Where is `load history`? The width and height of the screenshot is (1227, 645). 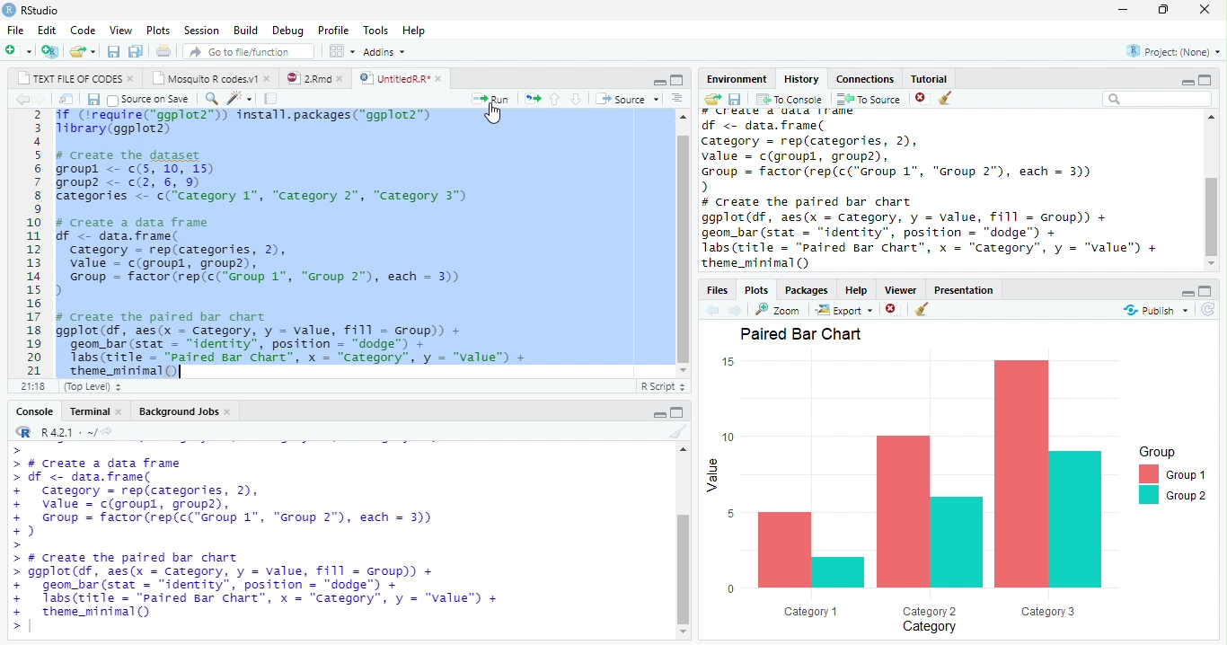
load history is located at coordinates (711, 97).